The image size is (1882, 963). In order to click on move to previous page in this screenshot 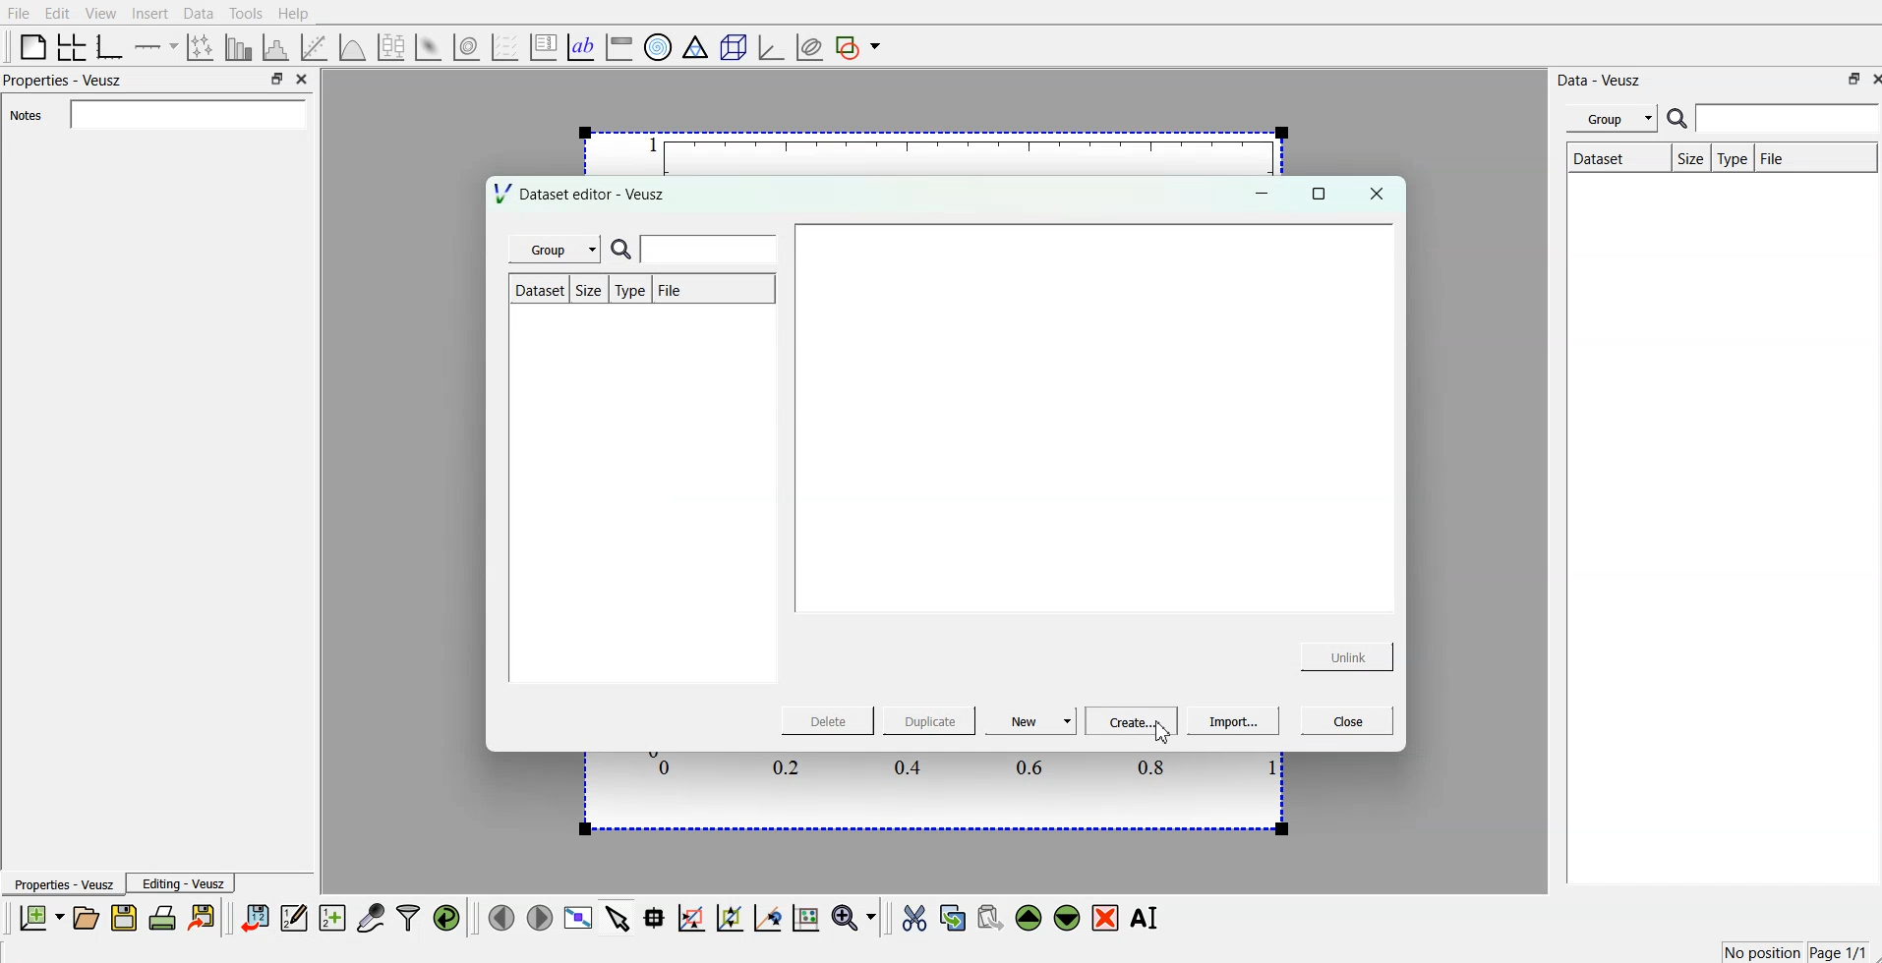, I will do `click(502, 917)`.